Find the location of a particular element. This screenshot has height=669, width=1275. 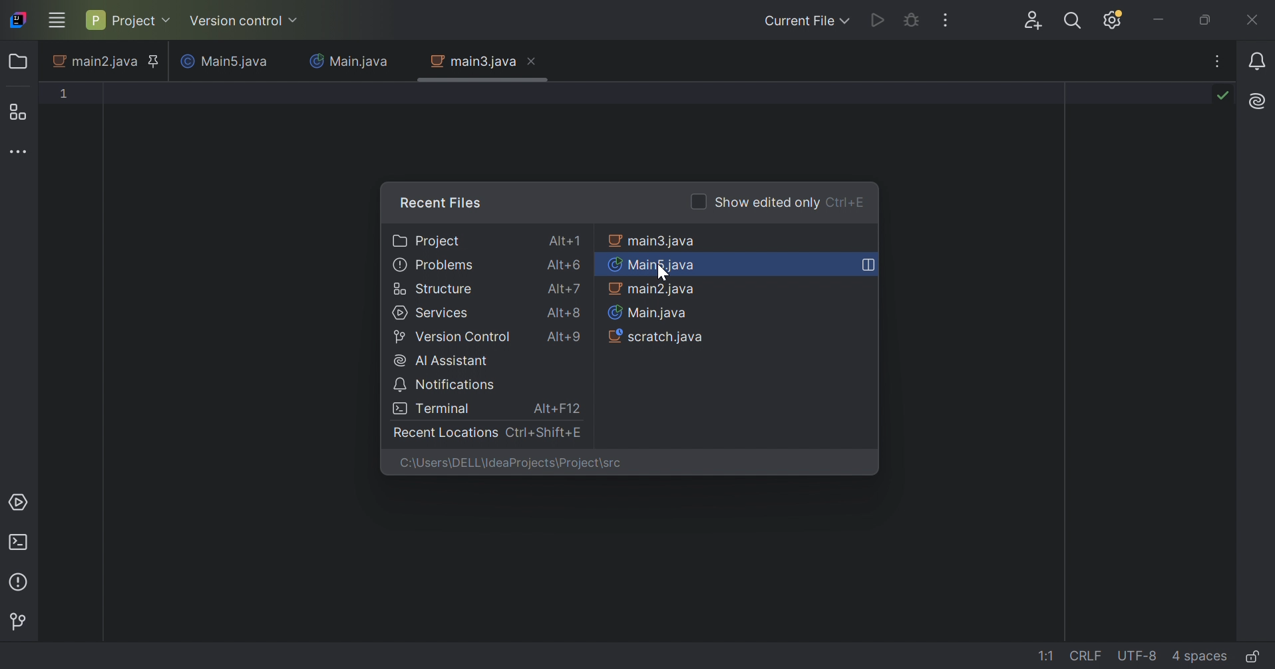

main2.java is located at coordinates (94, 62).